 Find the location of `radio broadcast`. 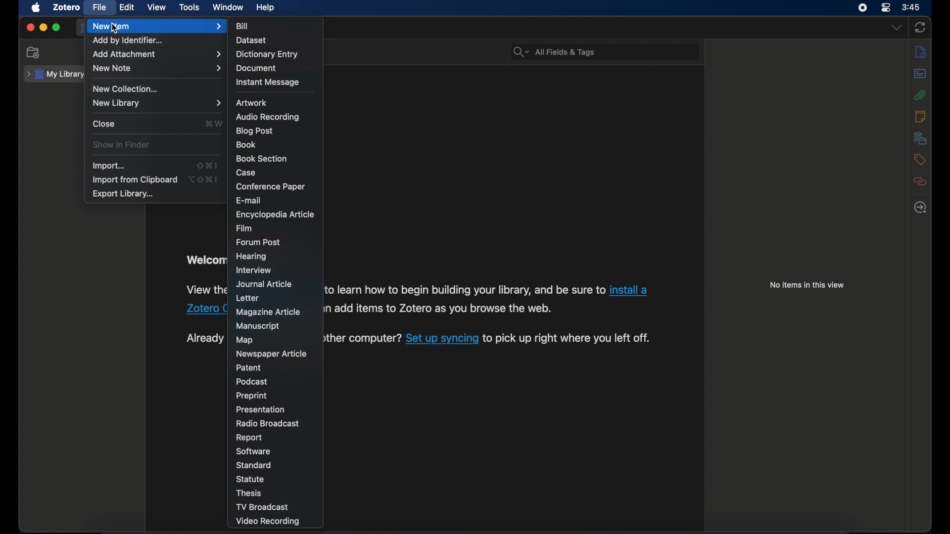

radio broadcast is located at coordinates (269, 424).